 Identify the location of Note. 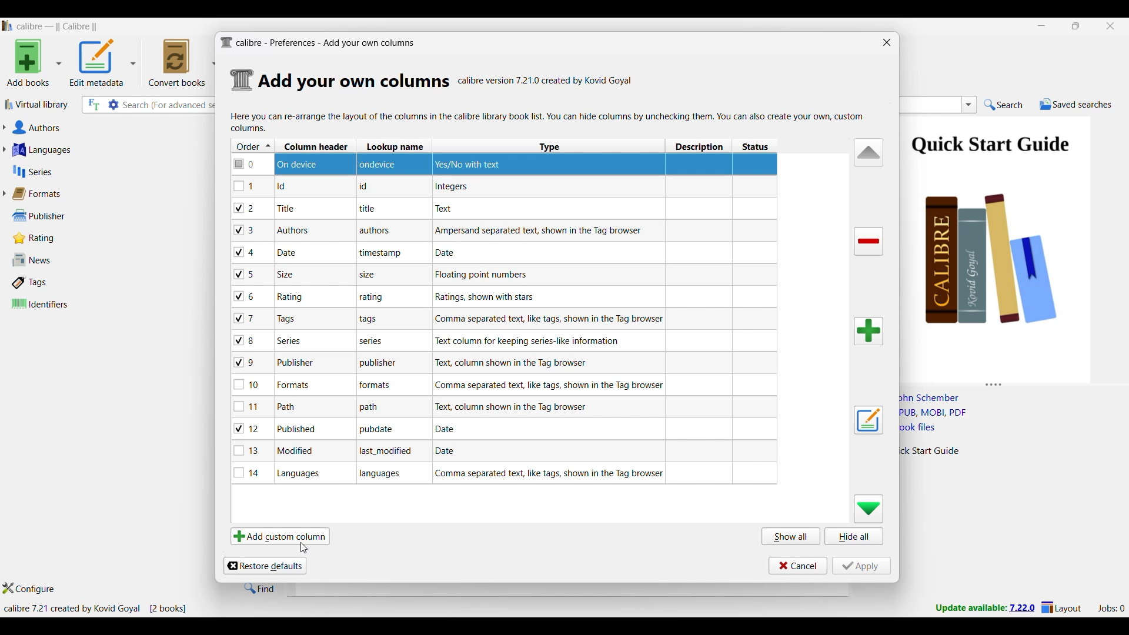
(289, 340).